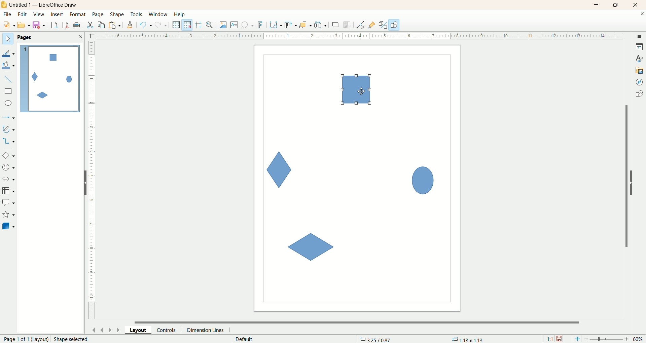 The image size is (646, 343). Describe the element at coordinates (356, 90) in the screenshot. I see `selected shape` at that location.